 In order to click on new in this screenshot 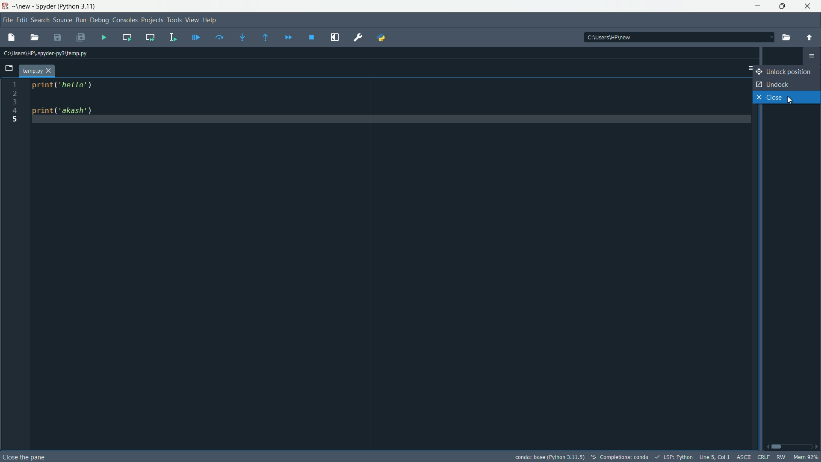, I will do `click(23, 7)`.